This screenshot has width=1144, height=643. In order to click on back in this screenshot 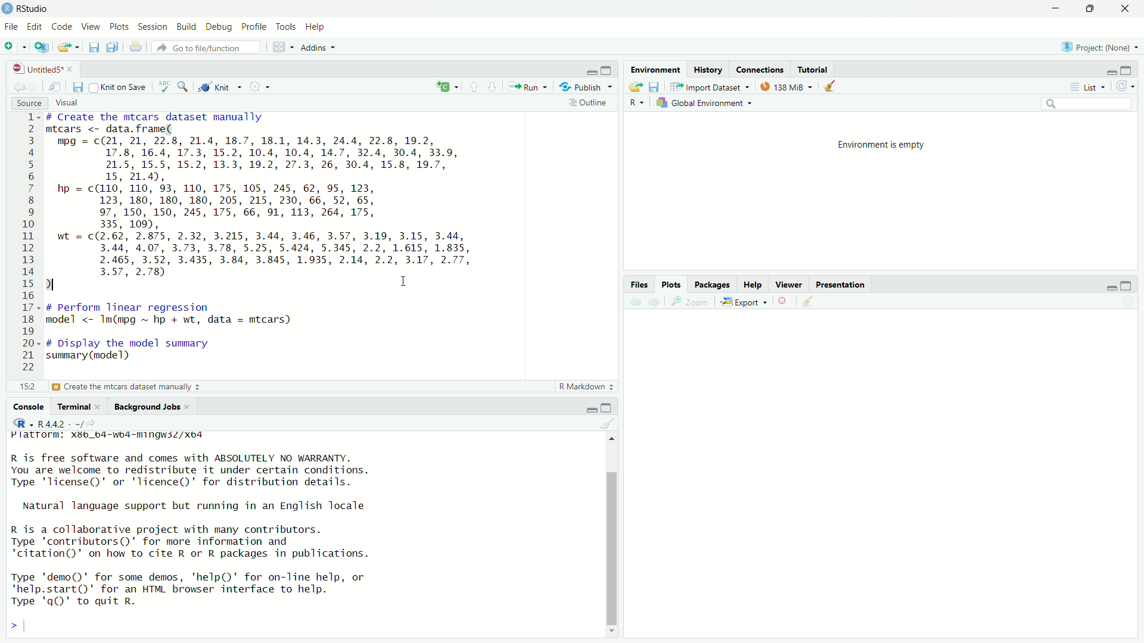, I will do `click(638, 302)`.